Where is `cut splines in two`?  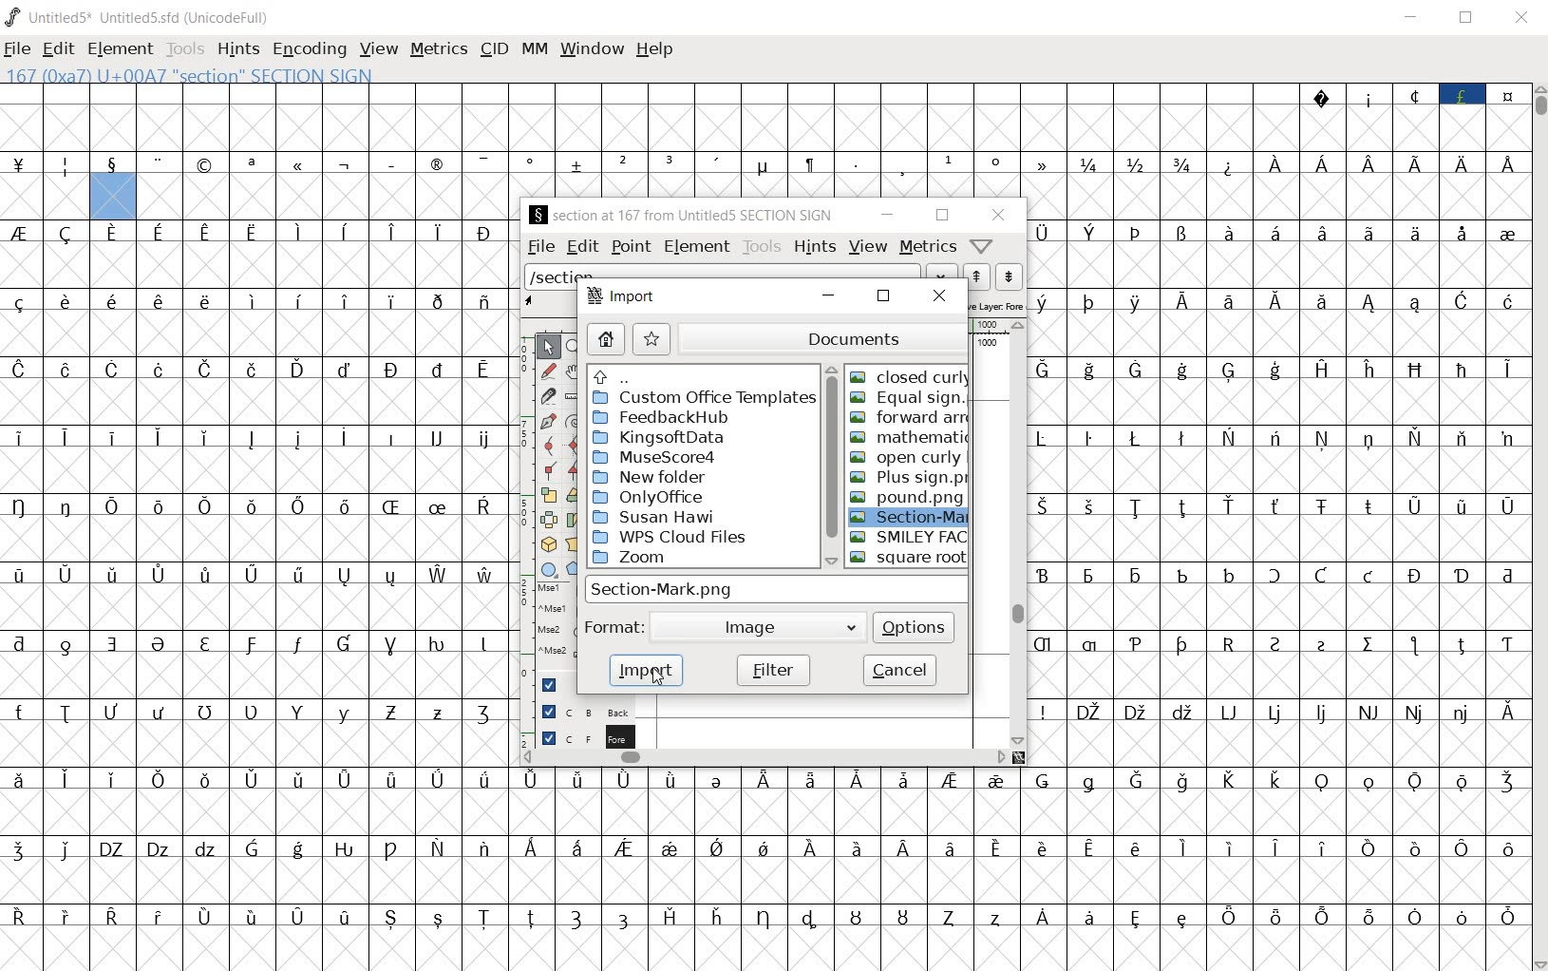
cut splines in two is located at coordinates (546, 395).